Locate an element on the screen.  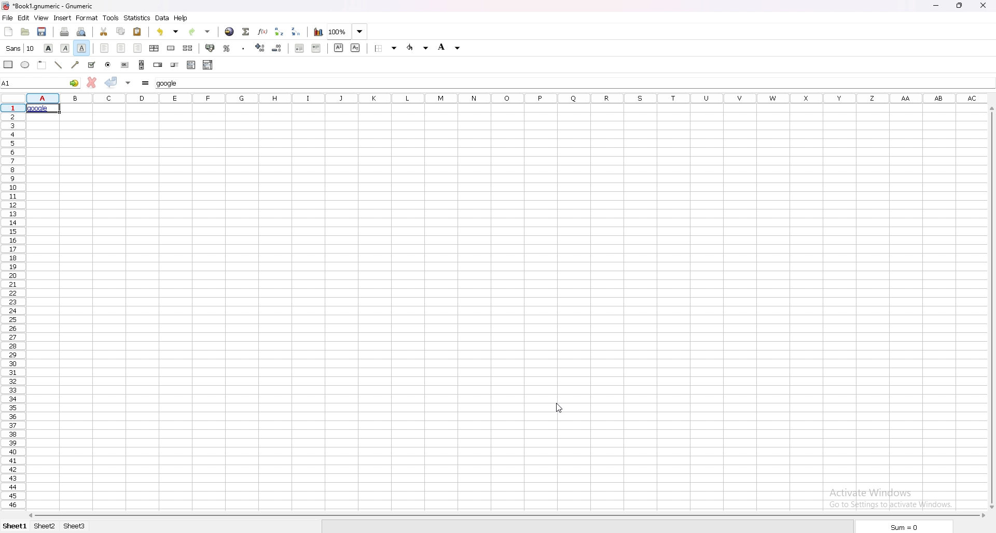
paste is located at coordinates (137, 32).